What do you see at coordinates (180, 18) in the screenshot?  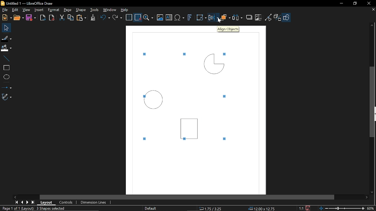 I see `insert equation` at bounding box center [180, 18].